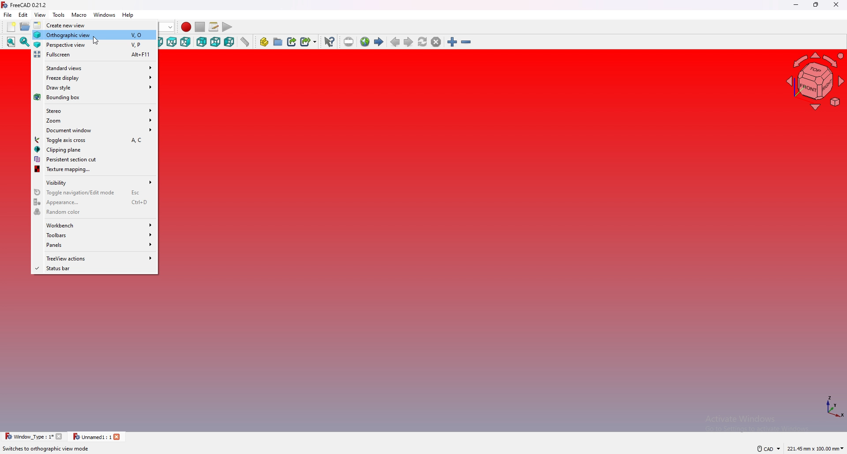  Describe the element at coordinates (172, 42) in the screenshot. I see `top` at that location.